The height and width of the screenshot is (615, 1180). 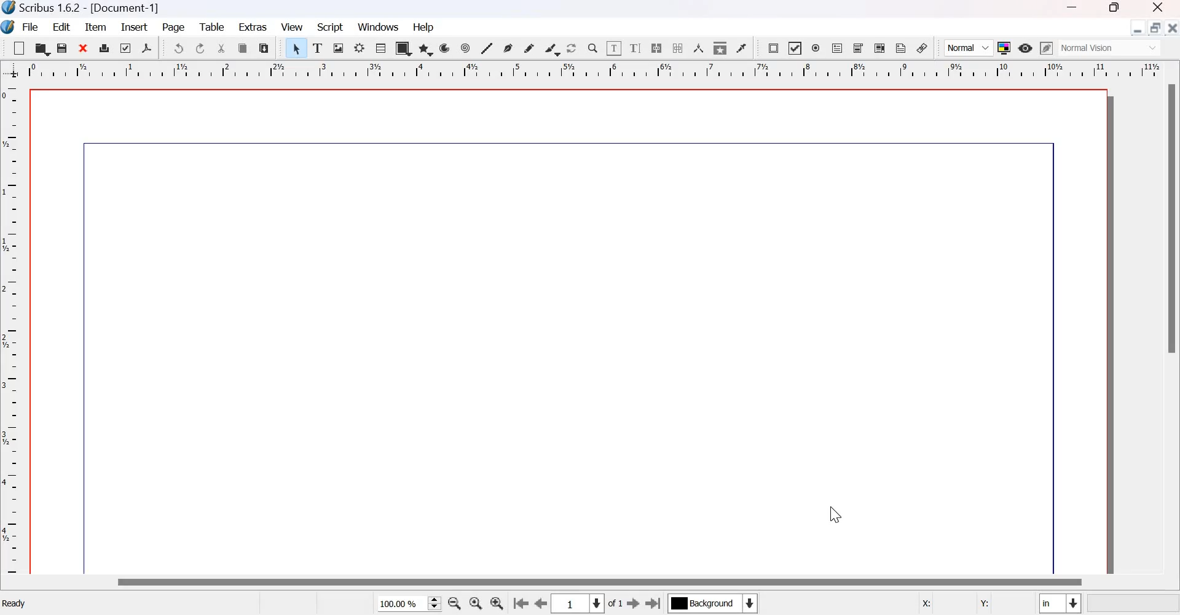 What do you see at coordinates (83, 47) in the screenshot?
I see `close` at bounding box center [83, 47].